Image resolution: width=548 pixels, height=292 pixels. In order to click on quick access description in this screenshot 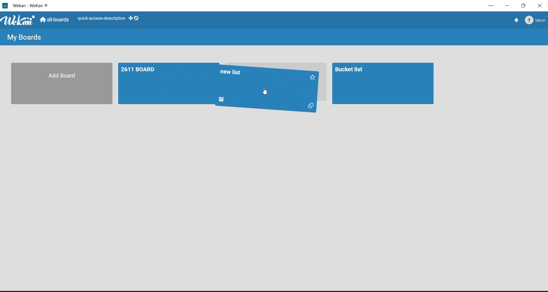, I will do `click(101, 19)`.